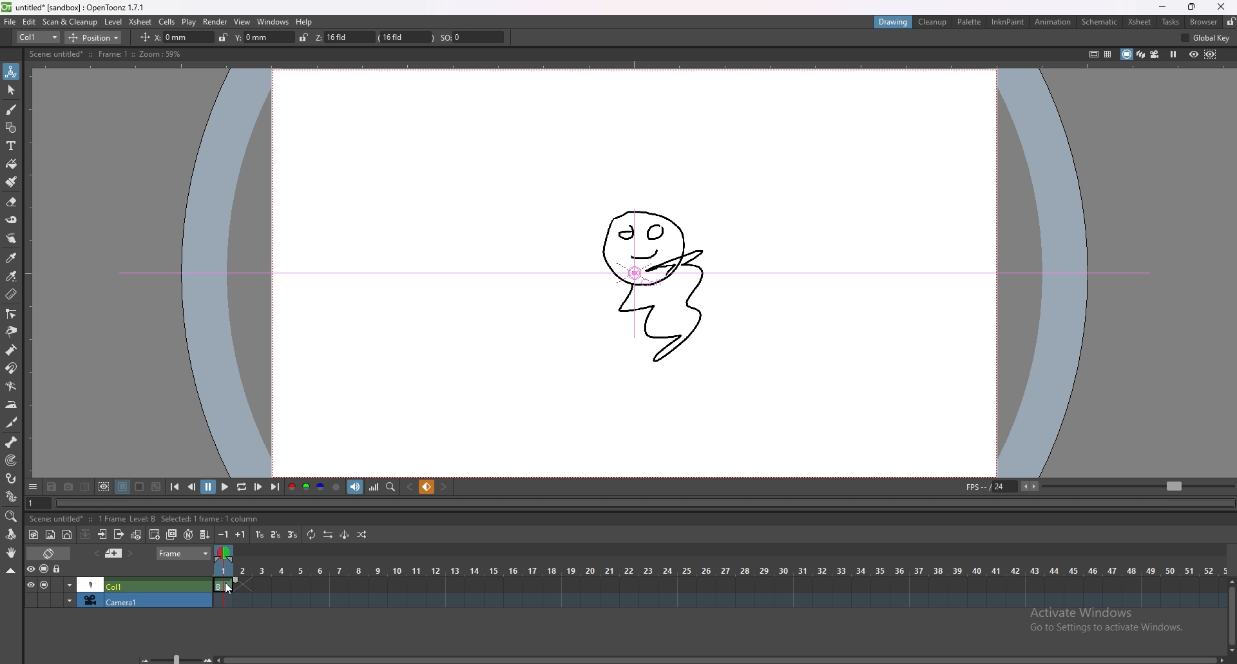  What do you see at coordinates (224, 487) in the screenshot?
I see `play` at bounding box center [224, 487].